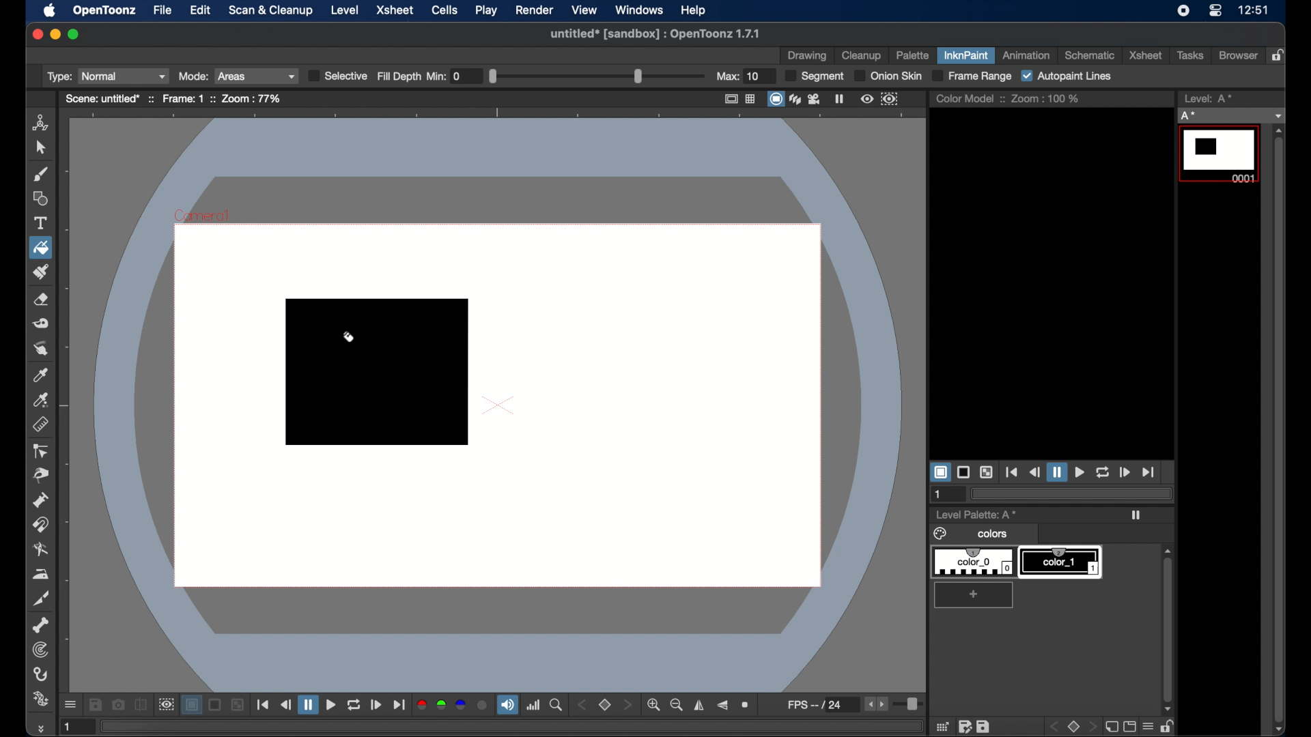 The width and height of the screenshot is (1311, 737). I want to click on text, so click(40, 223).